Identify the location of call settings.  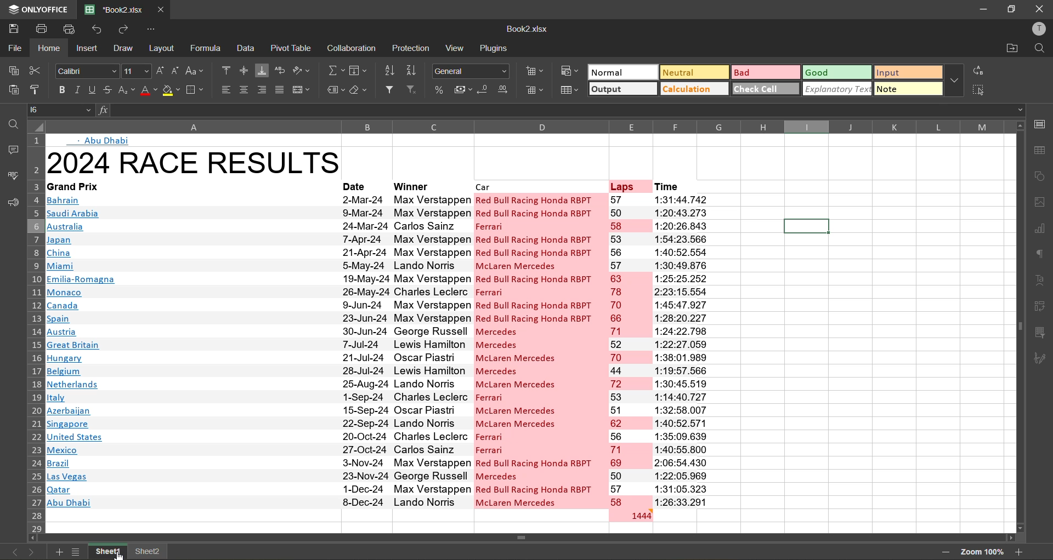
(1042, 124).